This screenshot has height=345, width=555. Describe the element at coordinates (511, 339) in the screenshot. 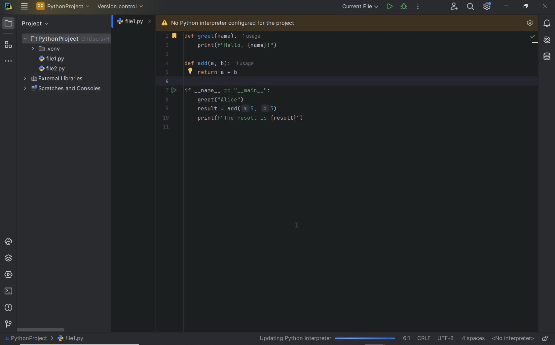

I see `No interpreter` at that location.